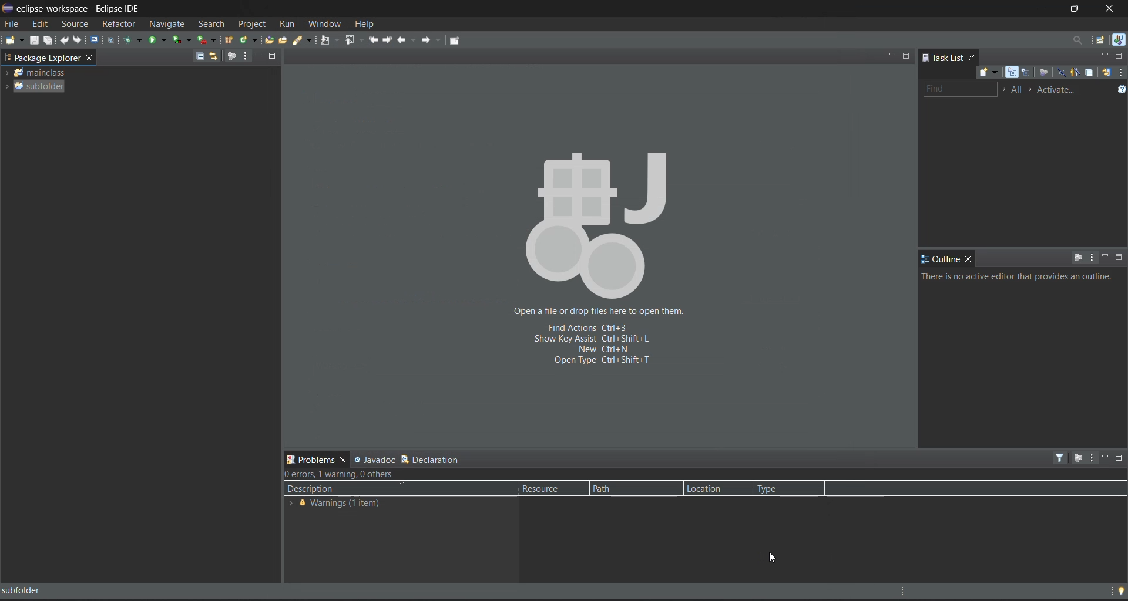 The width and height of the screenshot is (1128, 601). I want to click on maximize, so click(1120, 257).